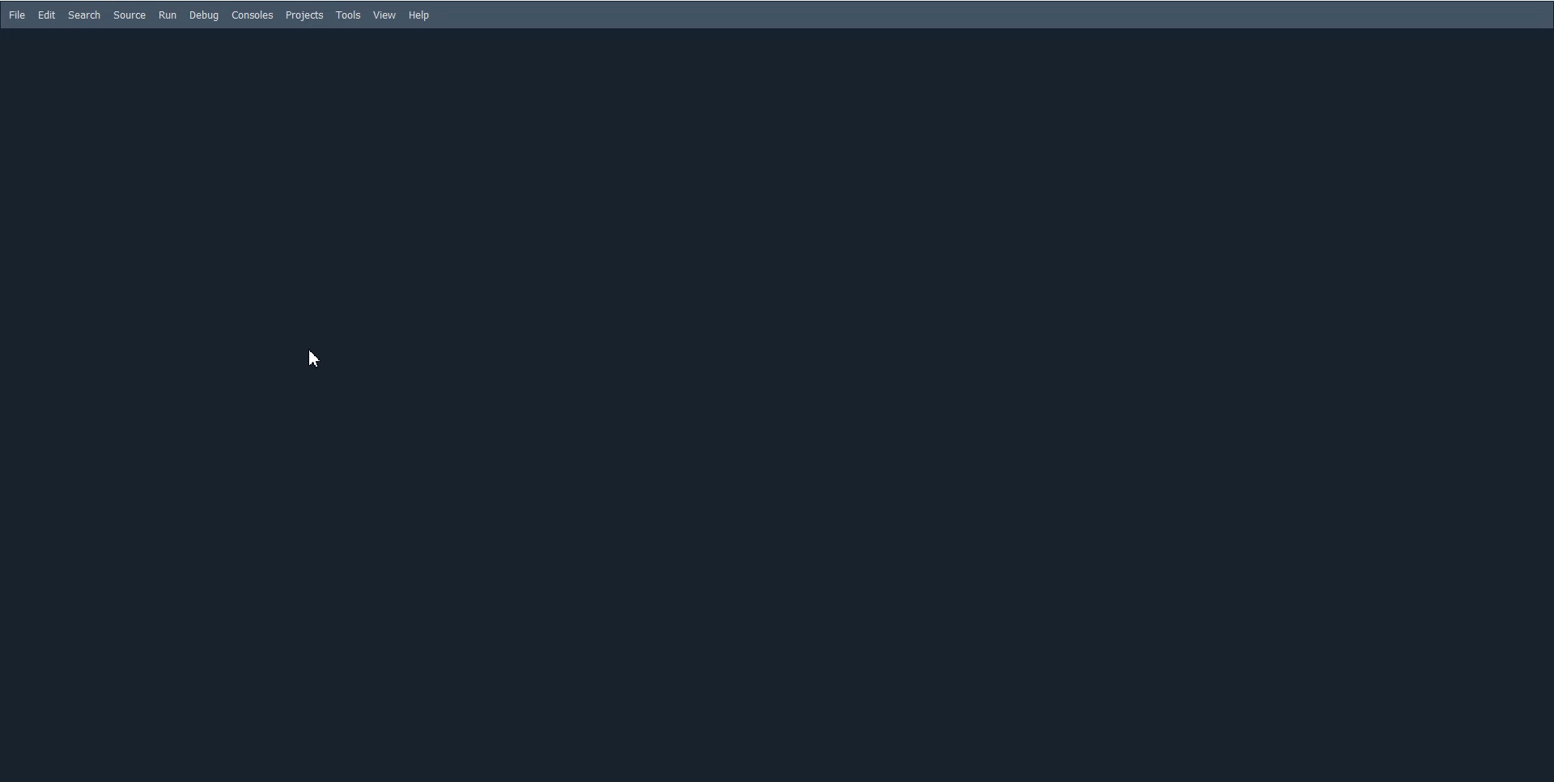  Describe the element at coordinates (167, 15) in the screenshot. I see `Run` at that location.